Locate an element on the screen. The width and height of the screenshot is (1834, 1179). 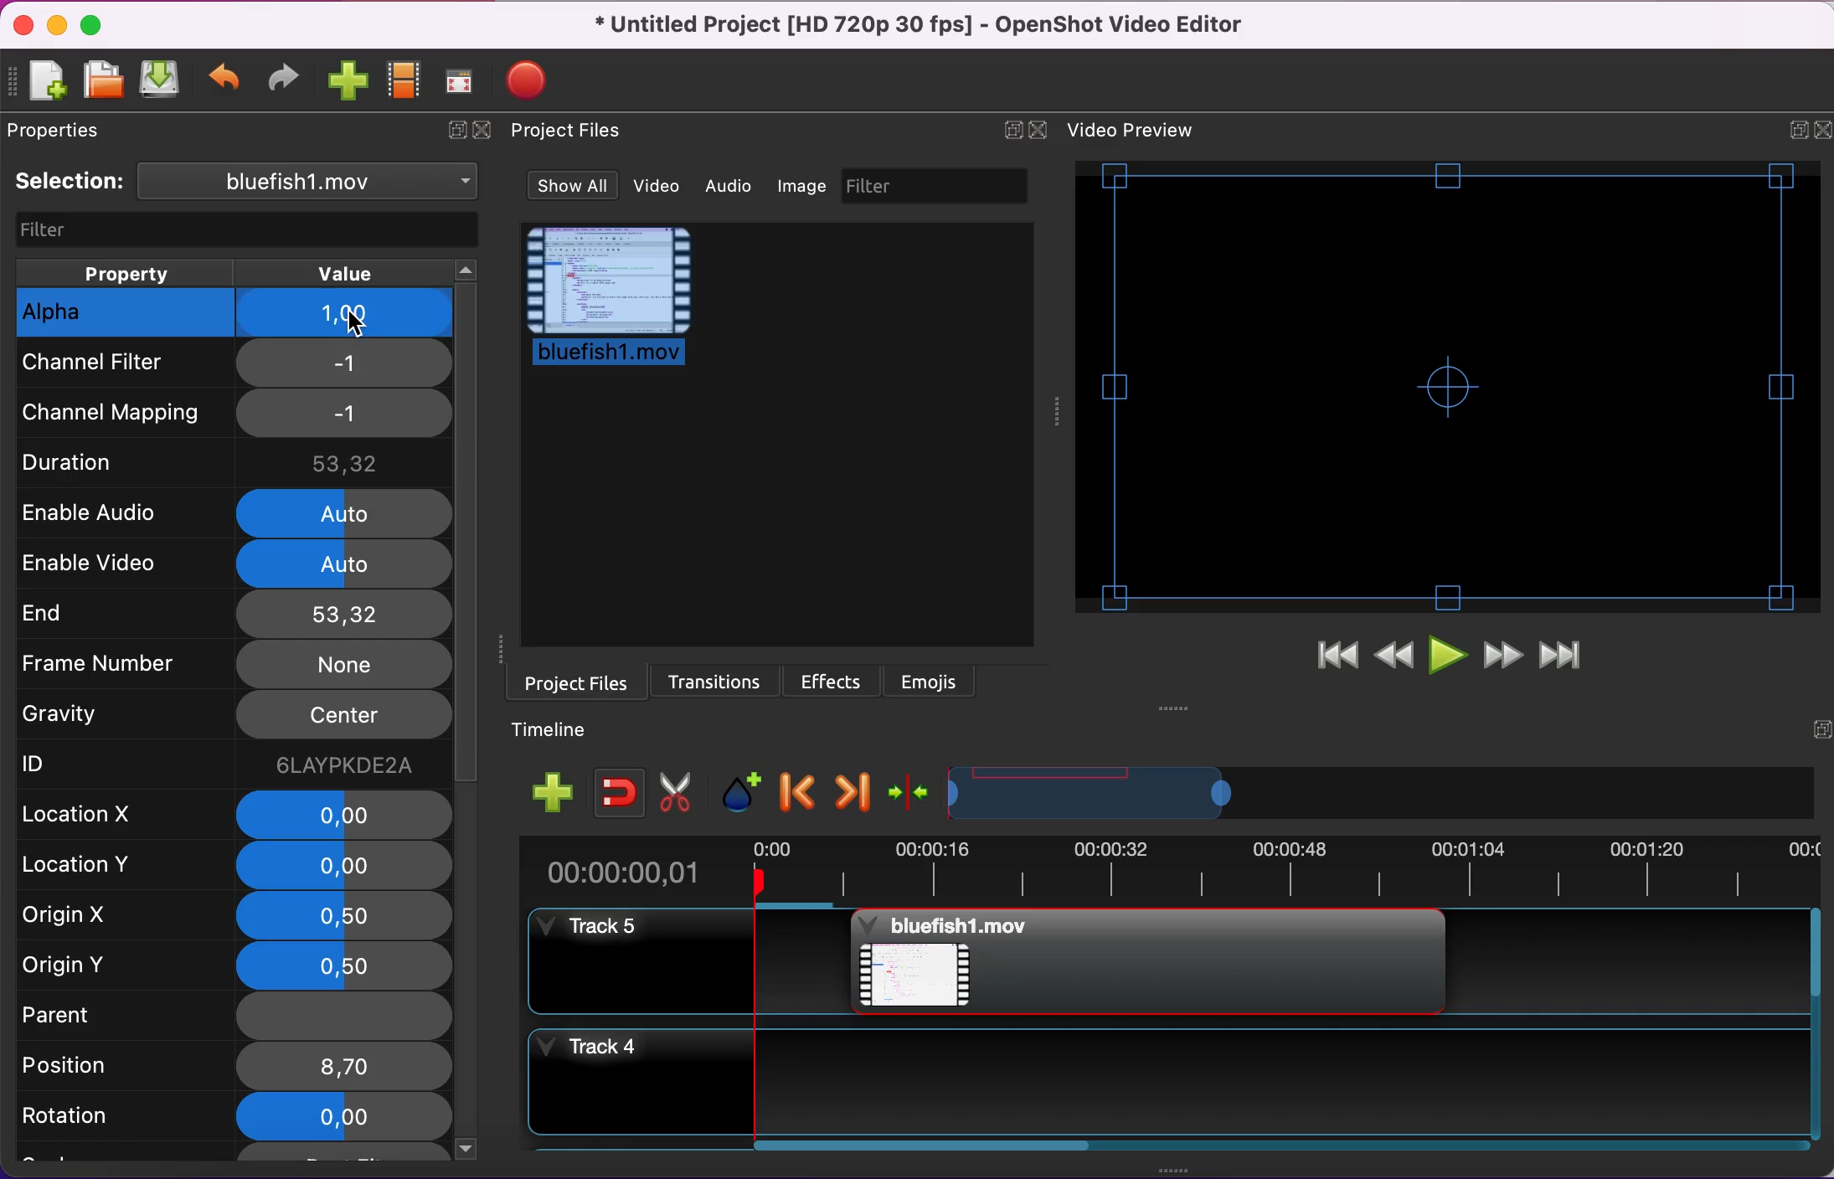
auto is located at coordinates (346, 512).